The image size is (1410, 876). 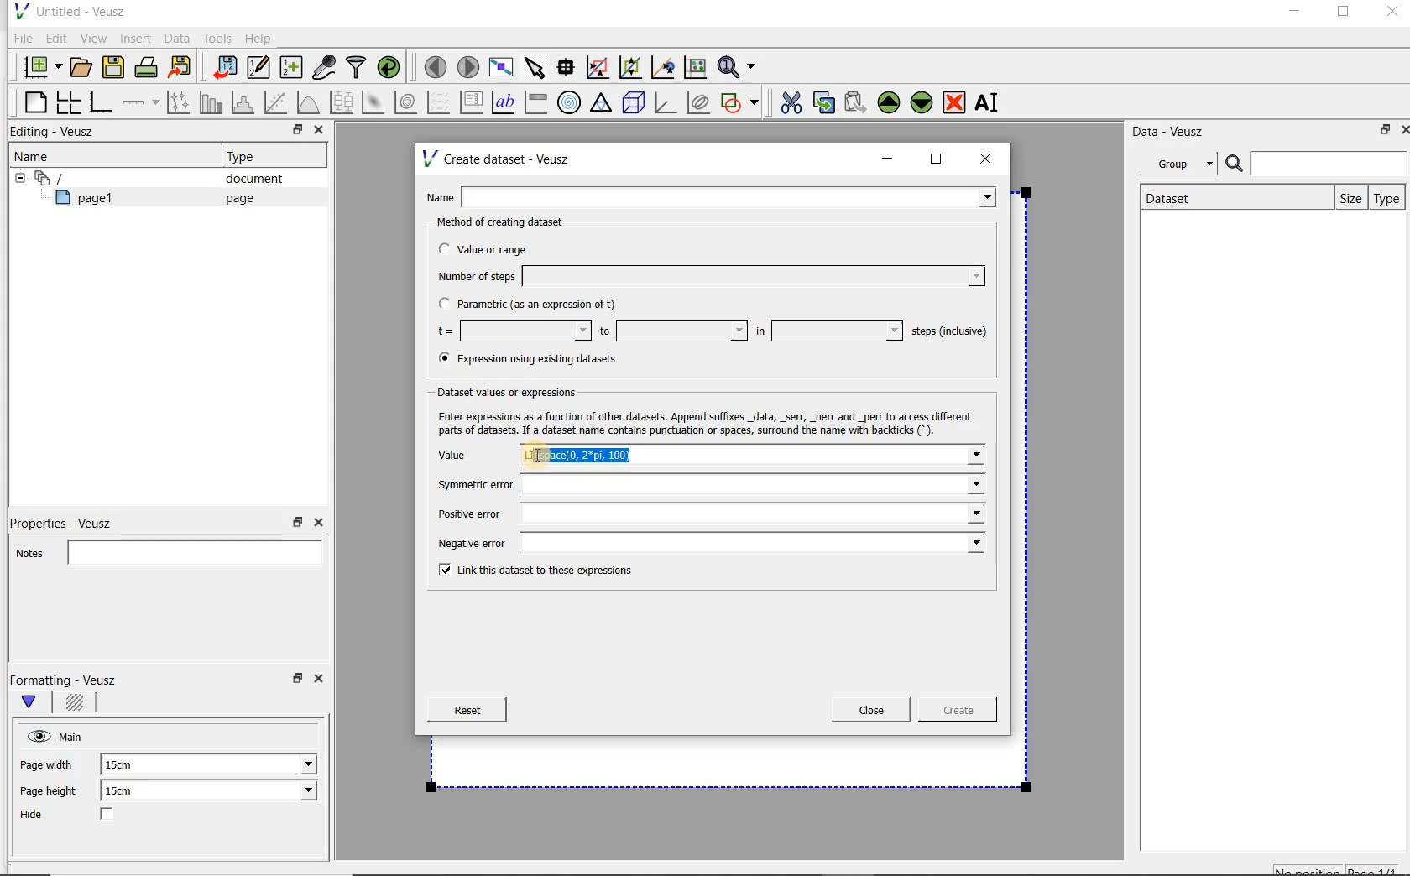 What do you see at coordinates (392, 68) in the screenshot?
I see `reload linked datasets` at bounding box center [392, 68].